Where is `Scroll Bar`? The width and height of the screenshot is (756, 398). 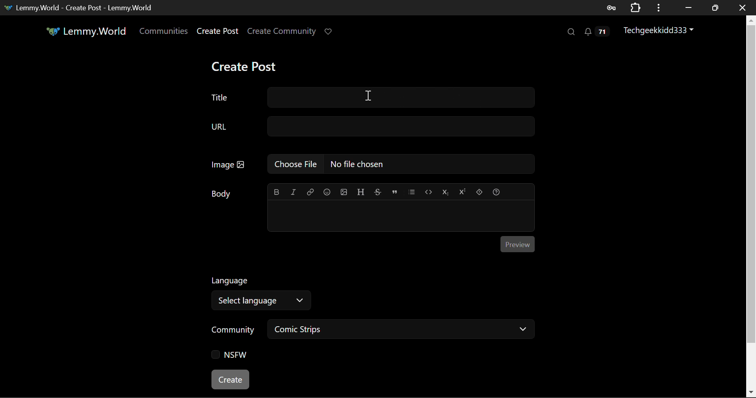
Scroll Bar is located at coordinates (751, 206).